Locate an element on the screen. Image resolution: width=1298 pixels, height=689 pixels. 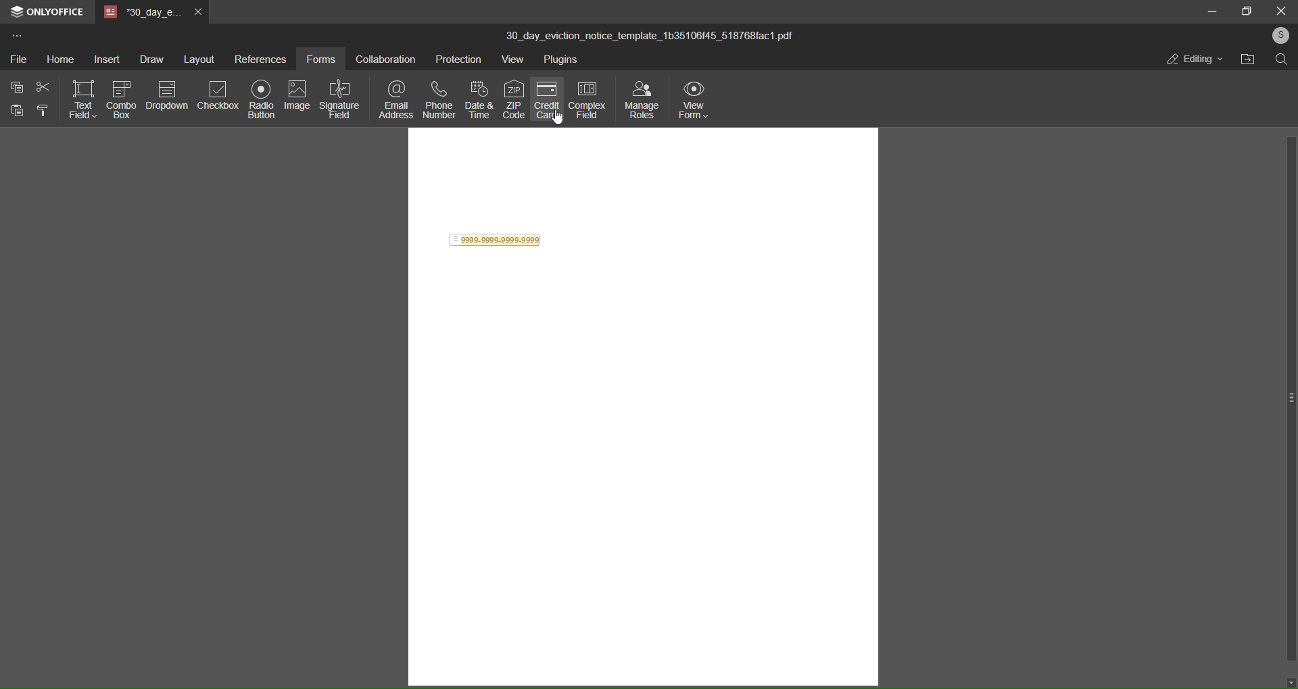
phone number is located at coordinates (437, 99).